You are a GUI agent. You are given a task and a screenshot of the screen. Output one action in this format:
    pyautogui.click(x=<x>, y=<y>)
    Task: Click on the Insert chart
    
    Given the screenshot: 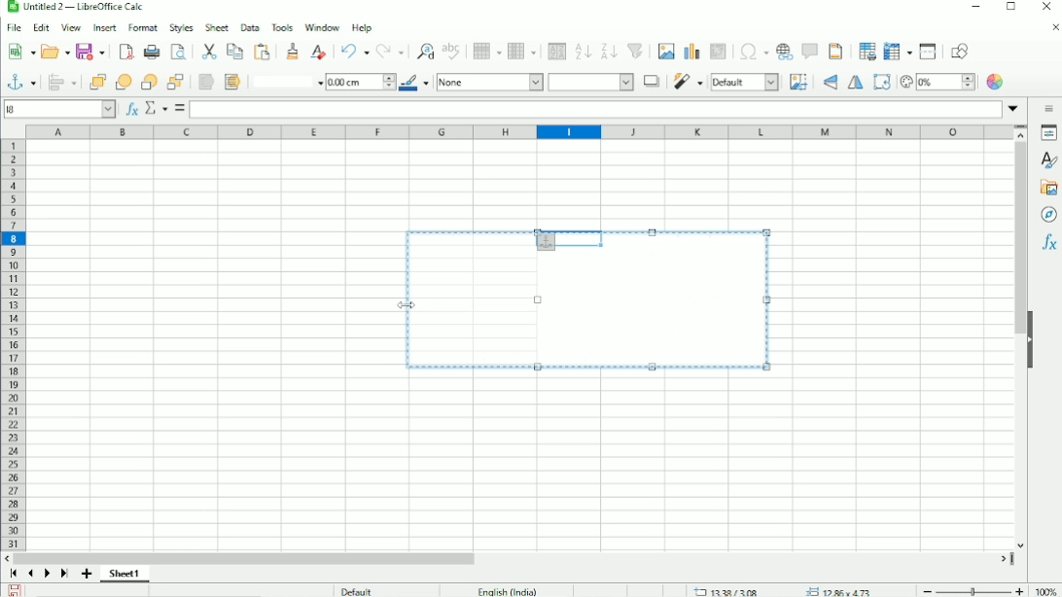 What is the action you would take?
    pyautogui.click(x=690, y=51)
    